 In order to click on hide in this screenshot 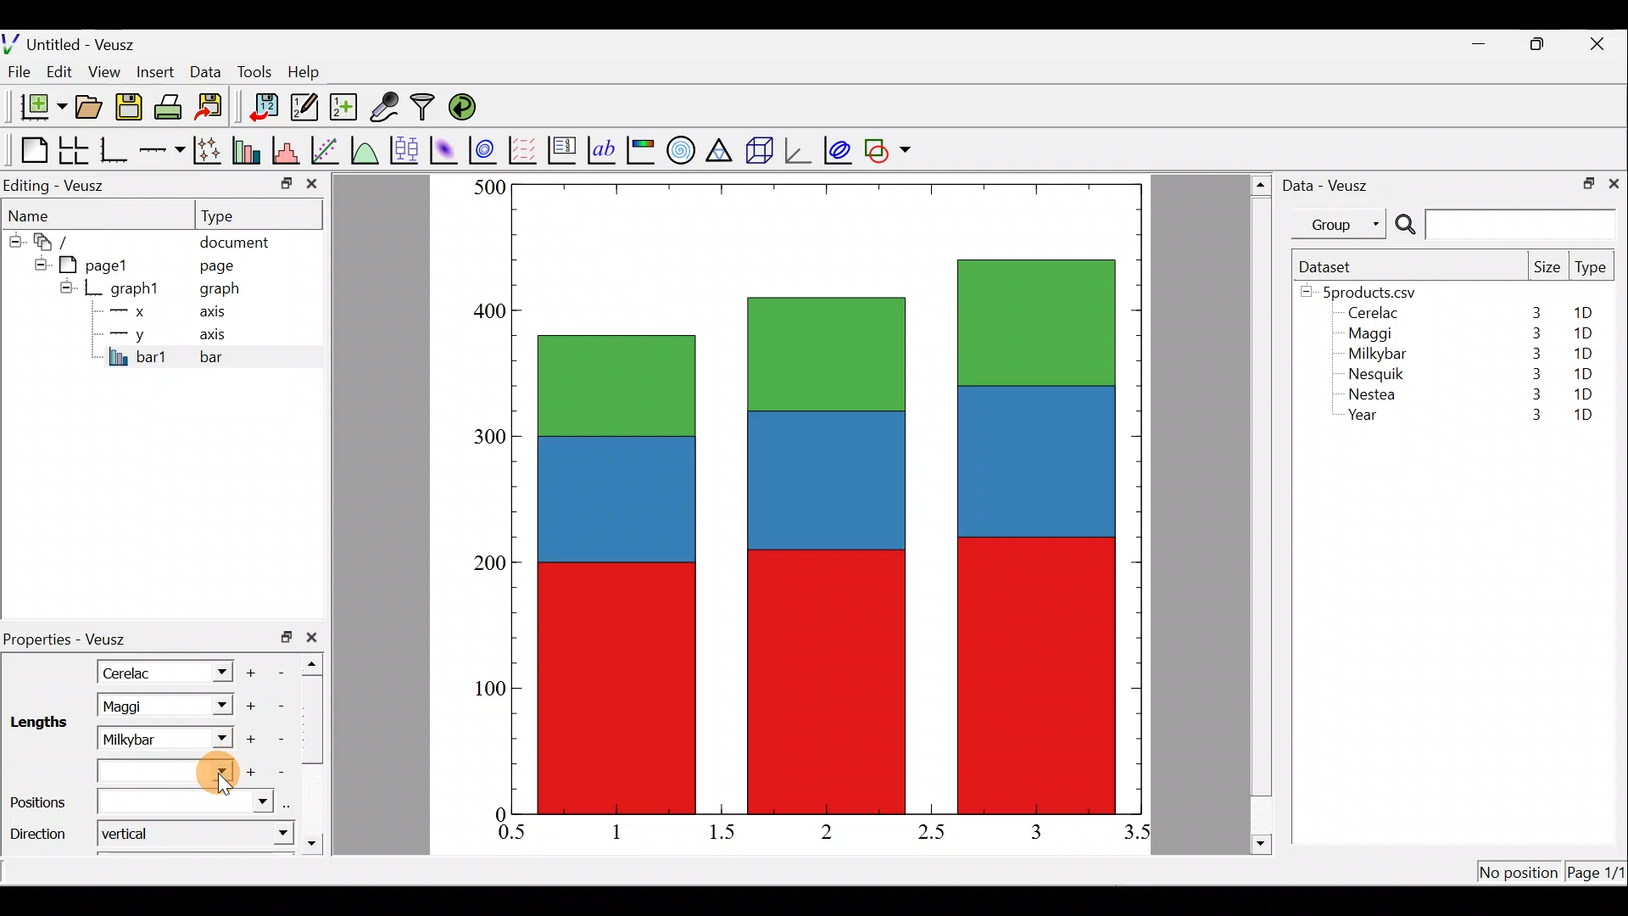, I will do `click(66, 287)`.